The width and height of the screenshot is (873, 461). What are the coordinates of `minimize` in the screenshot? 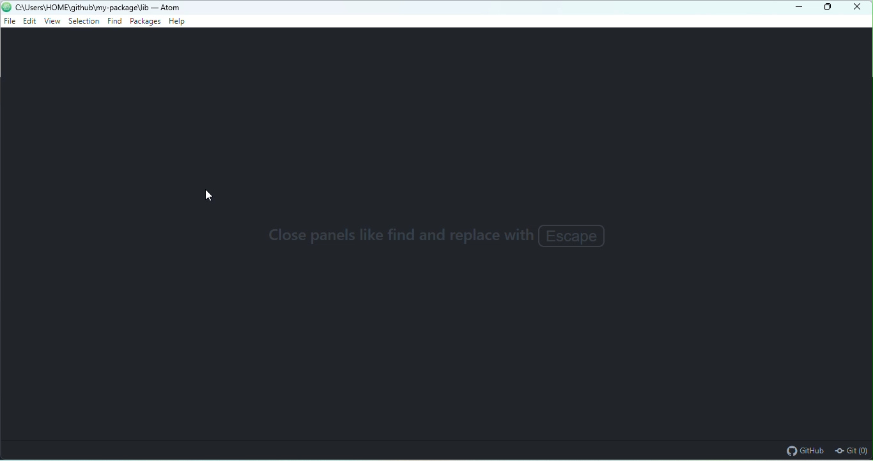 It's located at (796, 8).